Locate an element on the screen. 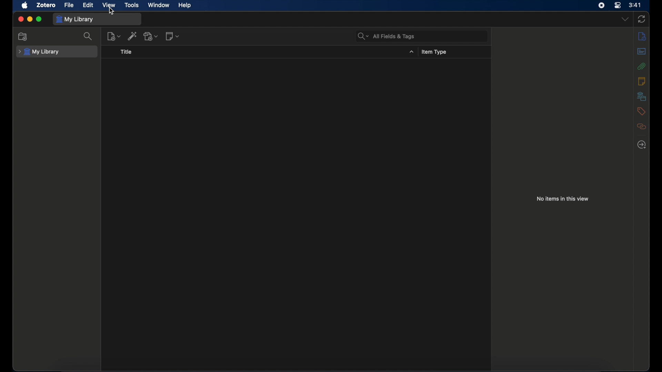  new note is located at coordinates (172, 37).